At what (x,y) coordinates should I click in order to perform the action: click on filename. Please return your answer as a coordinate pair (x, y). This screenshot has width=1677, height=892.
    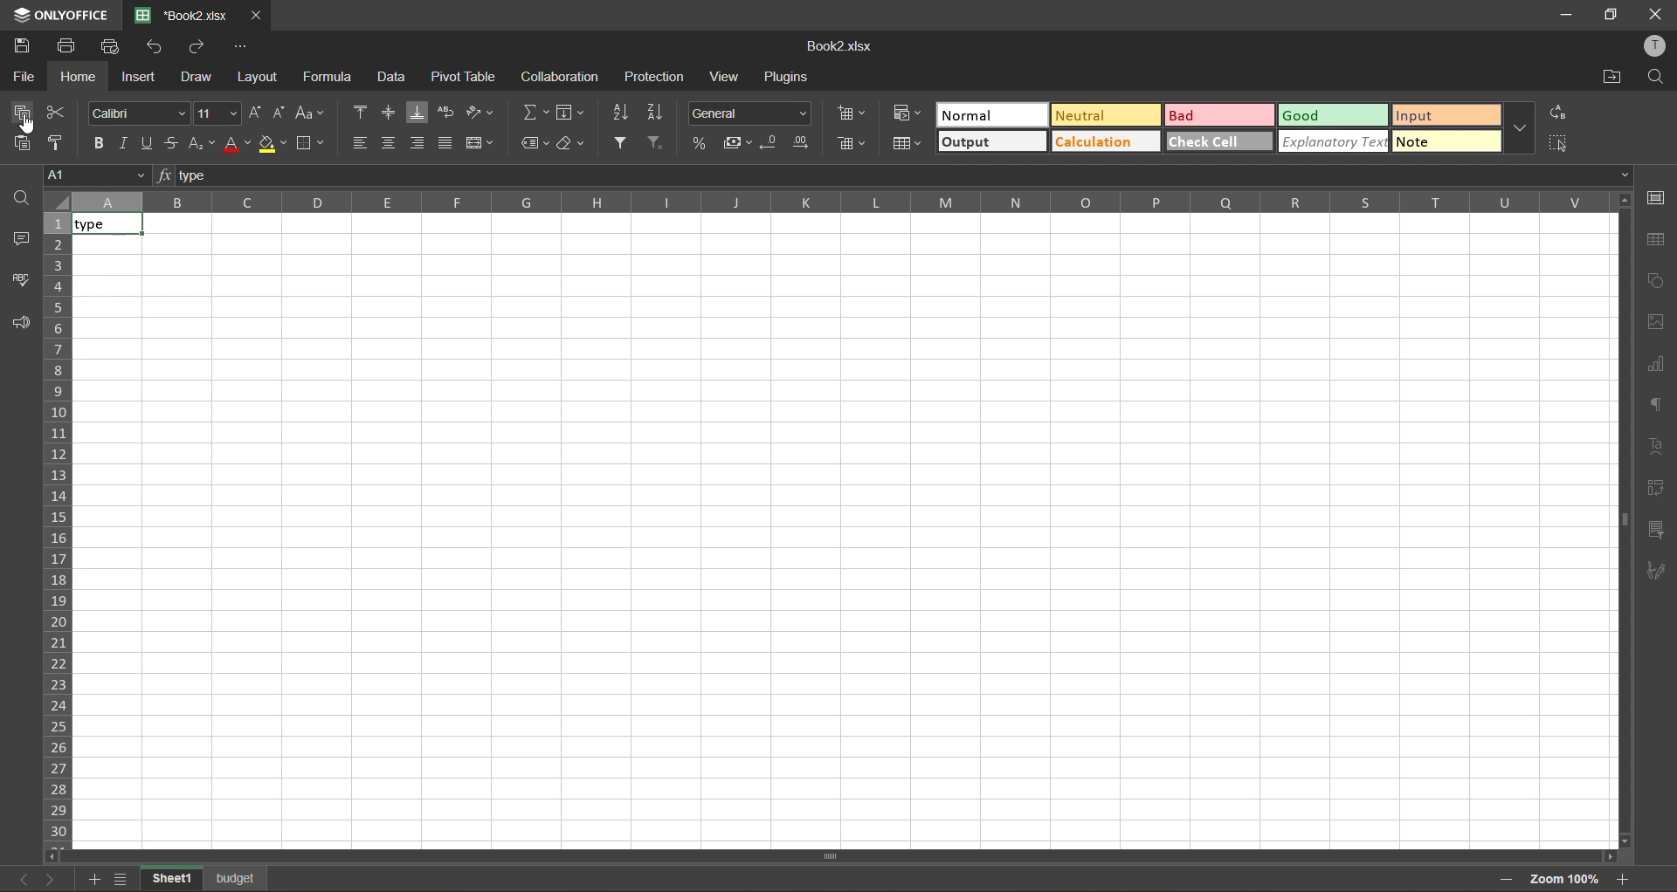
    Looking at the image, I should click on (845, 48).